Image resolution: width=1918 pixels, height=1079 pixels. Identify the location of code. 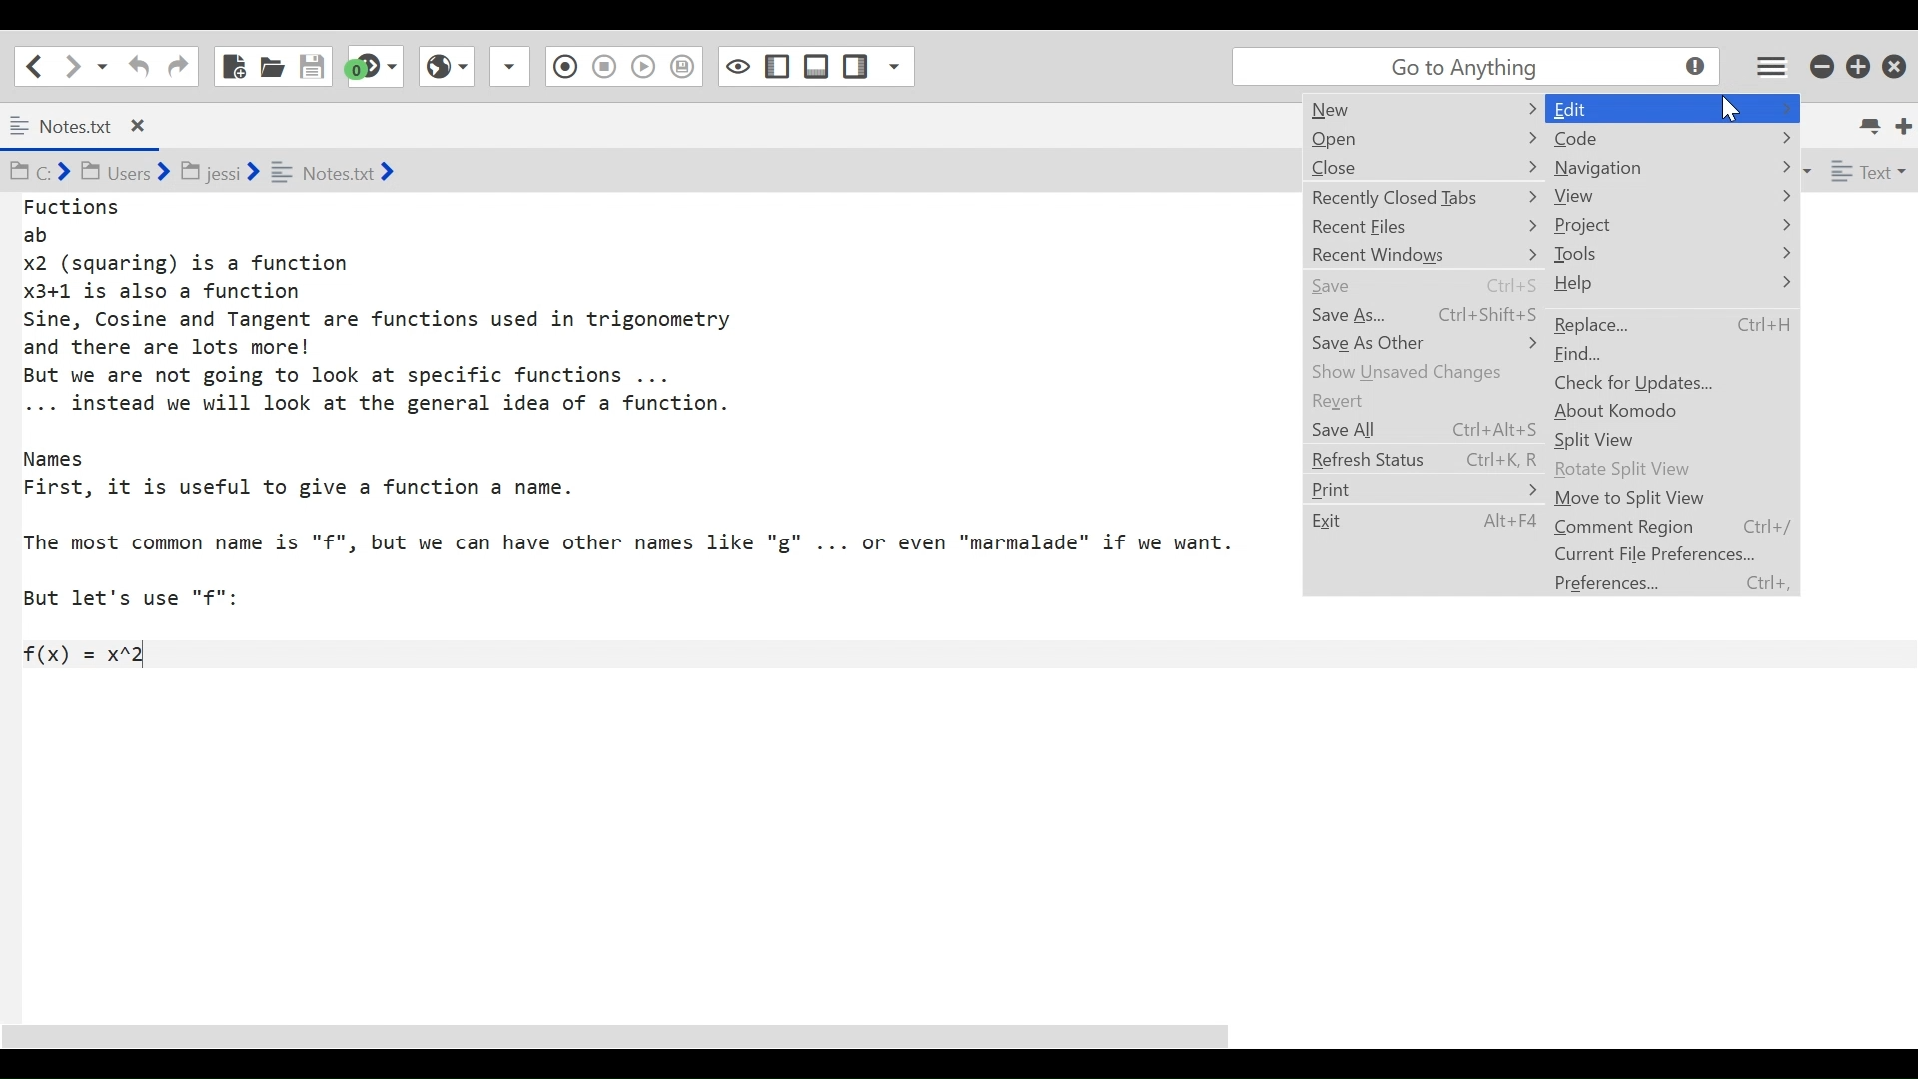
(1680, 137).